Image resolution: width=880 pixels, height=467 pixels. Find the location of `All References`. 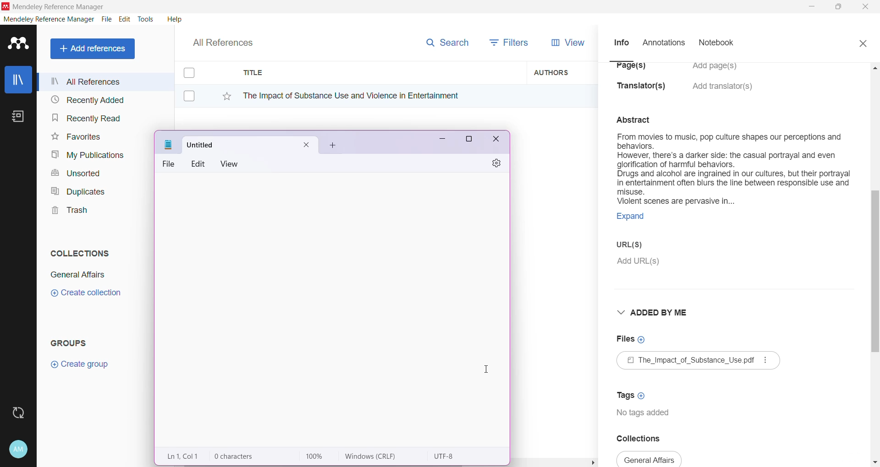

All References is located at coordinates (229, 40).